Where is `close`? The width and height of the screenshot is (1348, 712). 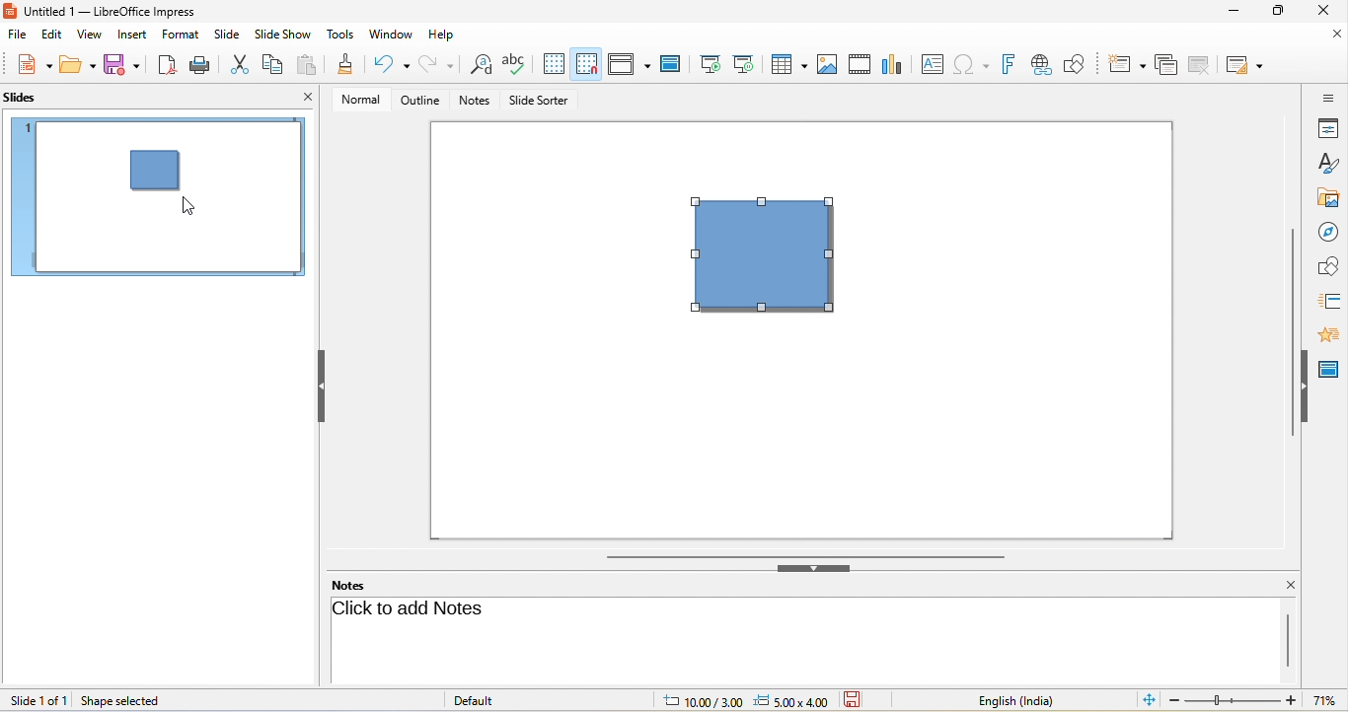 close is located at coordinates (1282, 585).